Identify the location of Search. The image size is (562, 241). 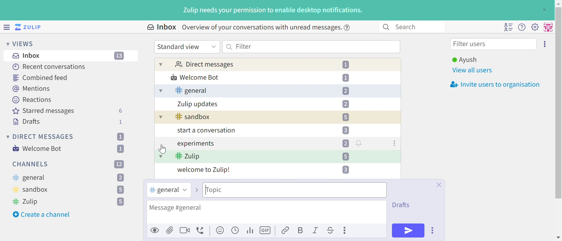
(409, 27).